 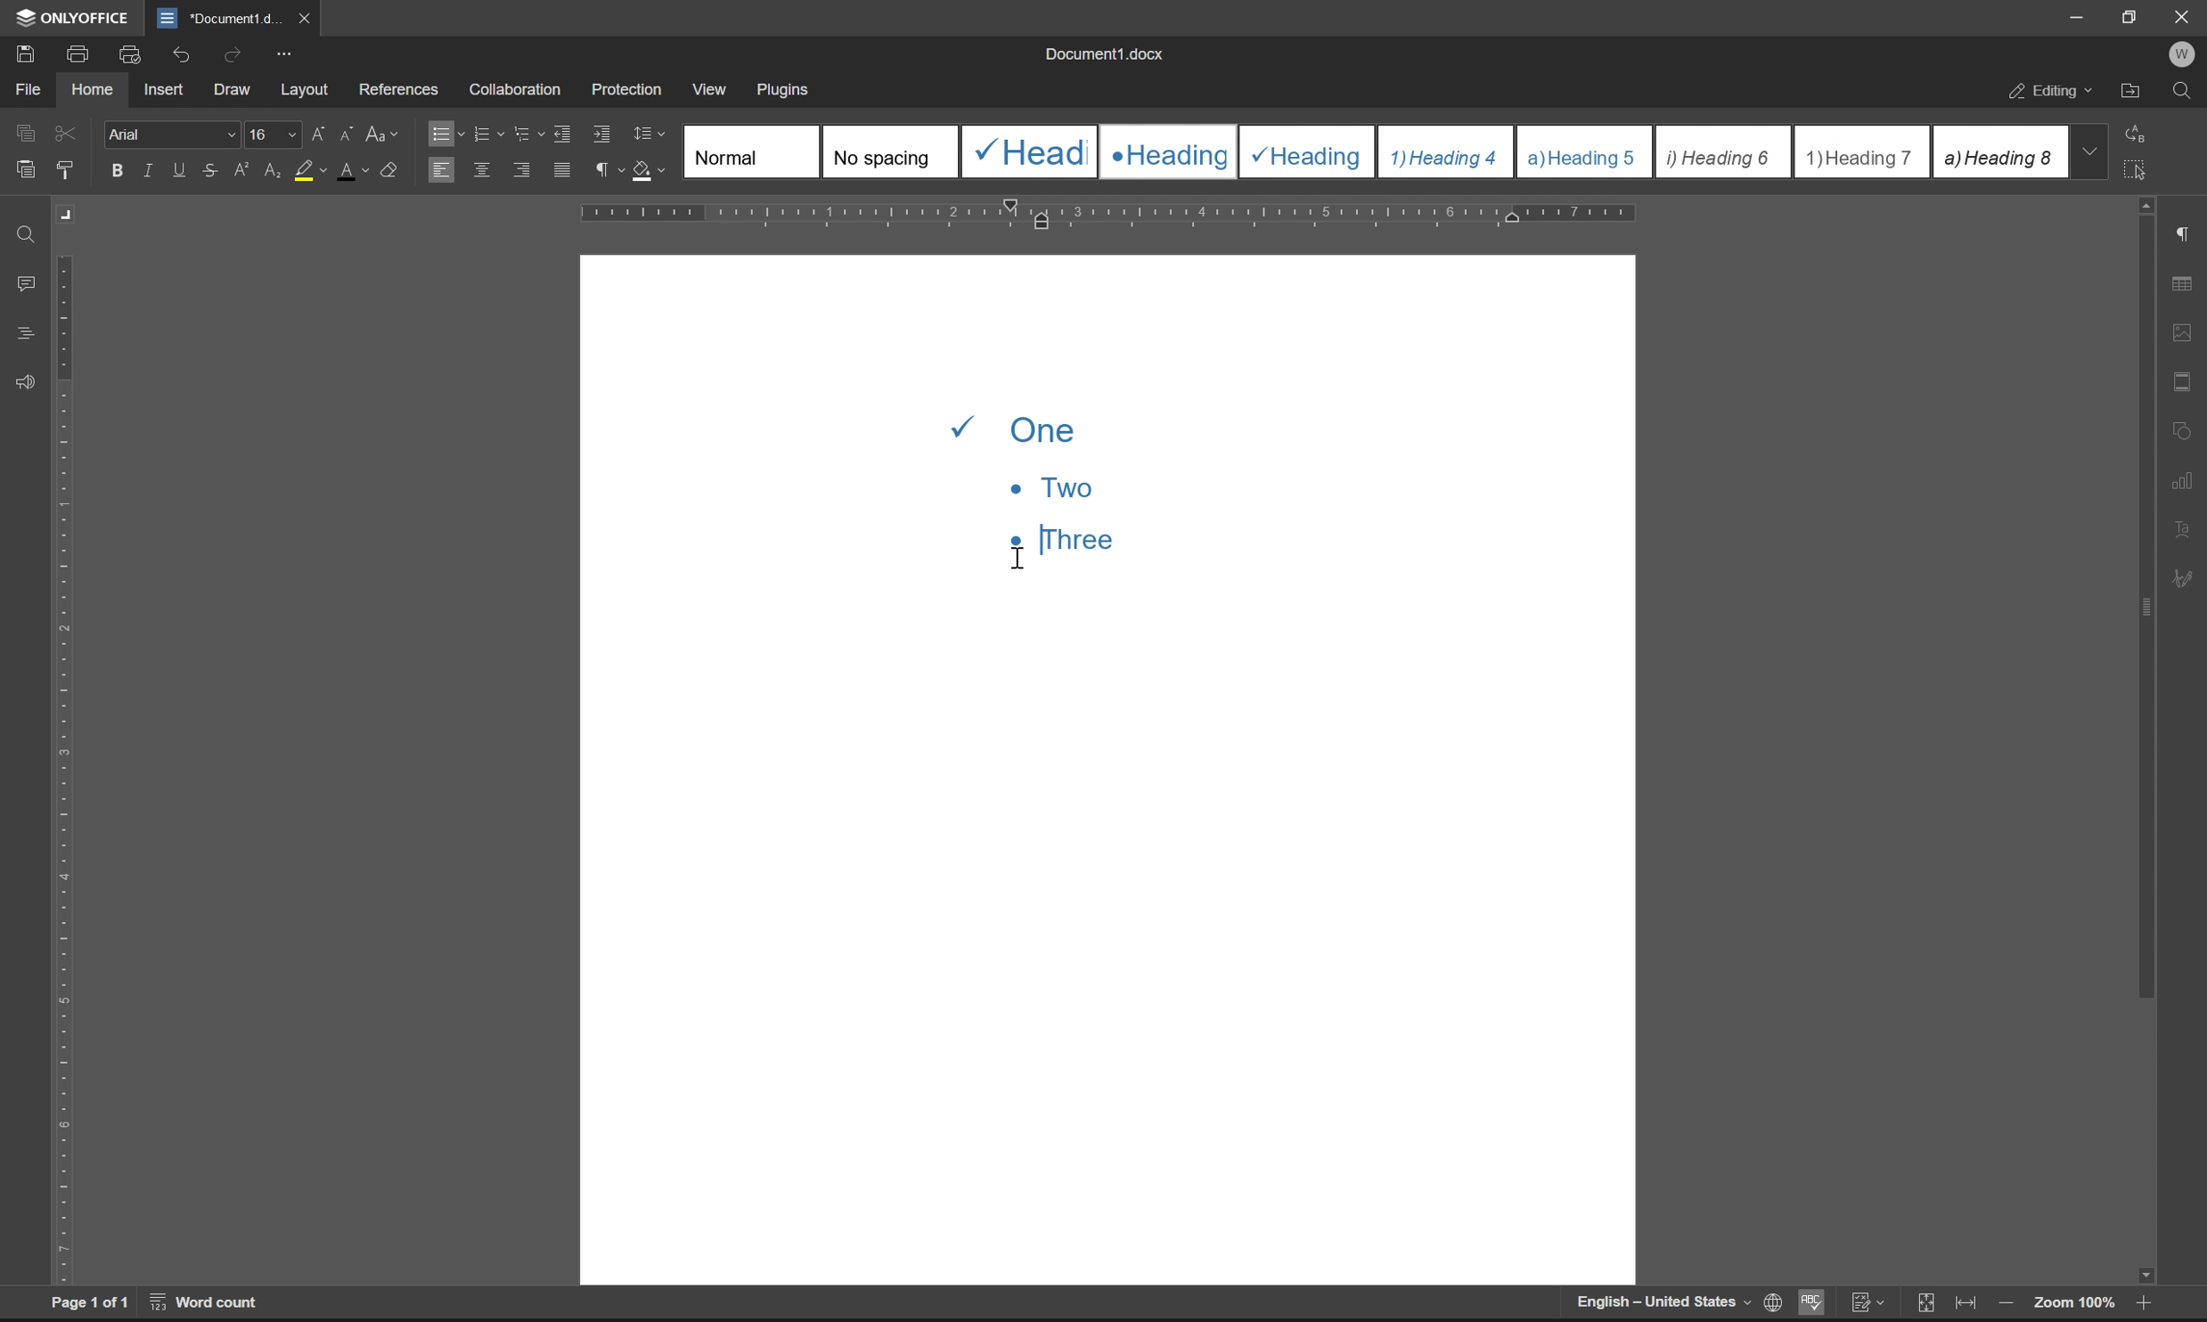 I want to click on comments, so click(x=29, y=284).